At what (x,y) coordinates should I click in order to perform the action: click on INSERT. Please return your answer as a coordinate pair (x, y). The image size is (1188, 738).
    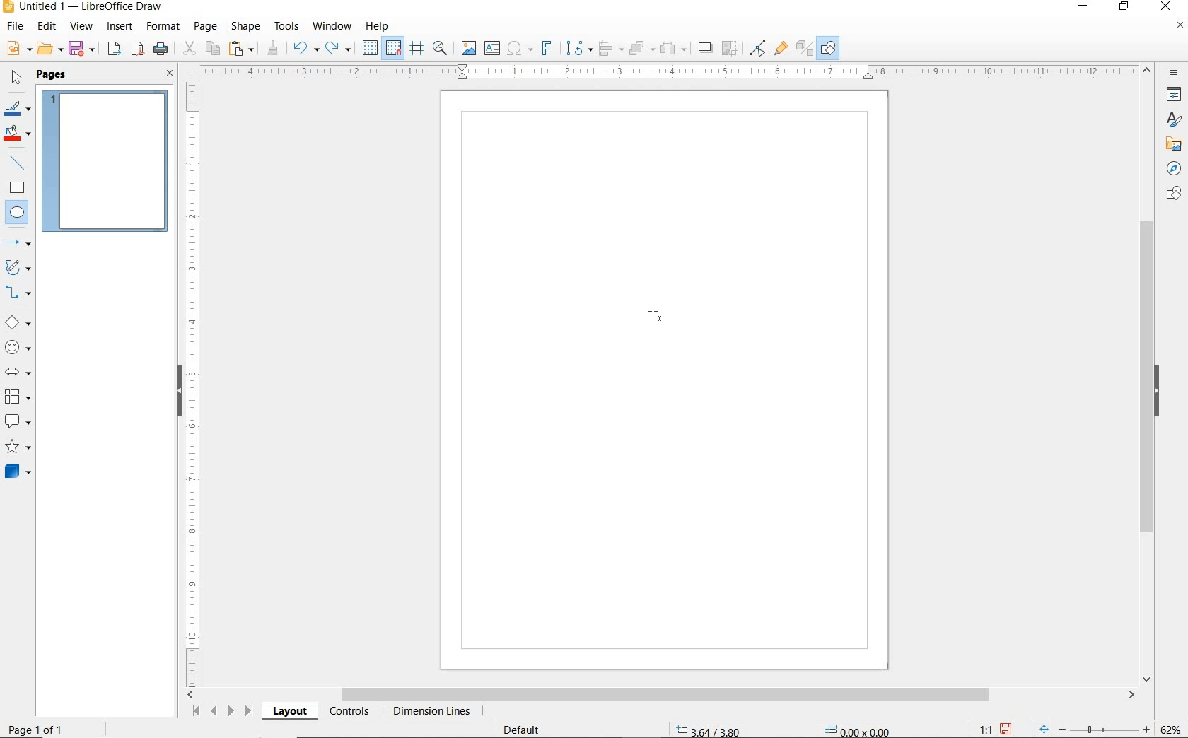
    Looking at the image, I should click on (122, 28).